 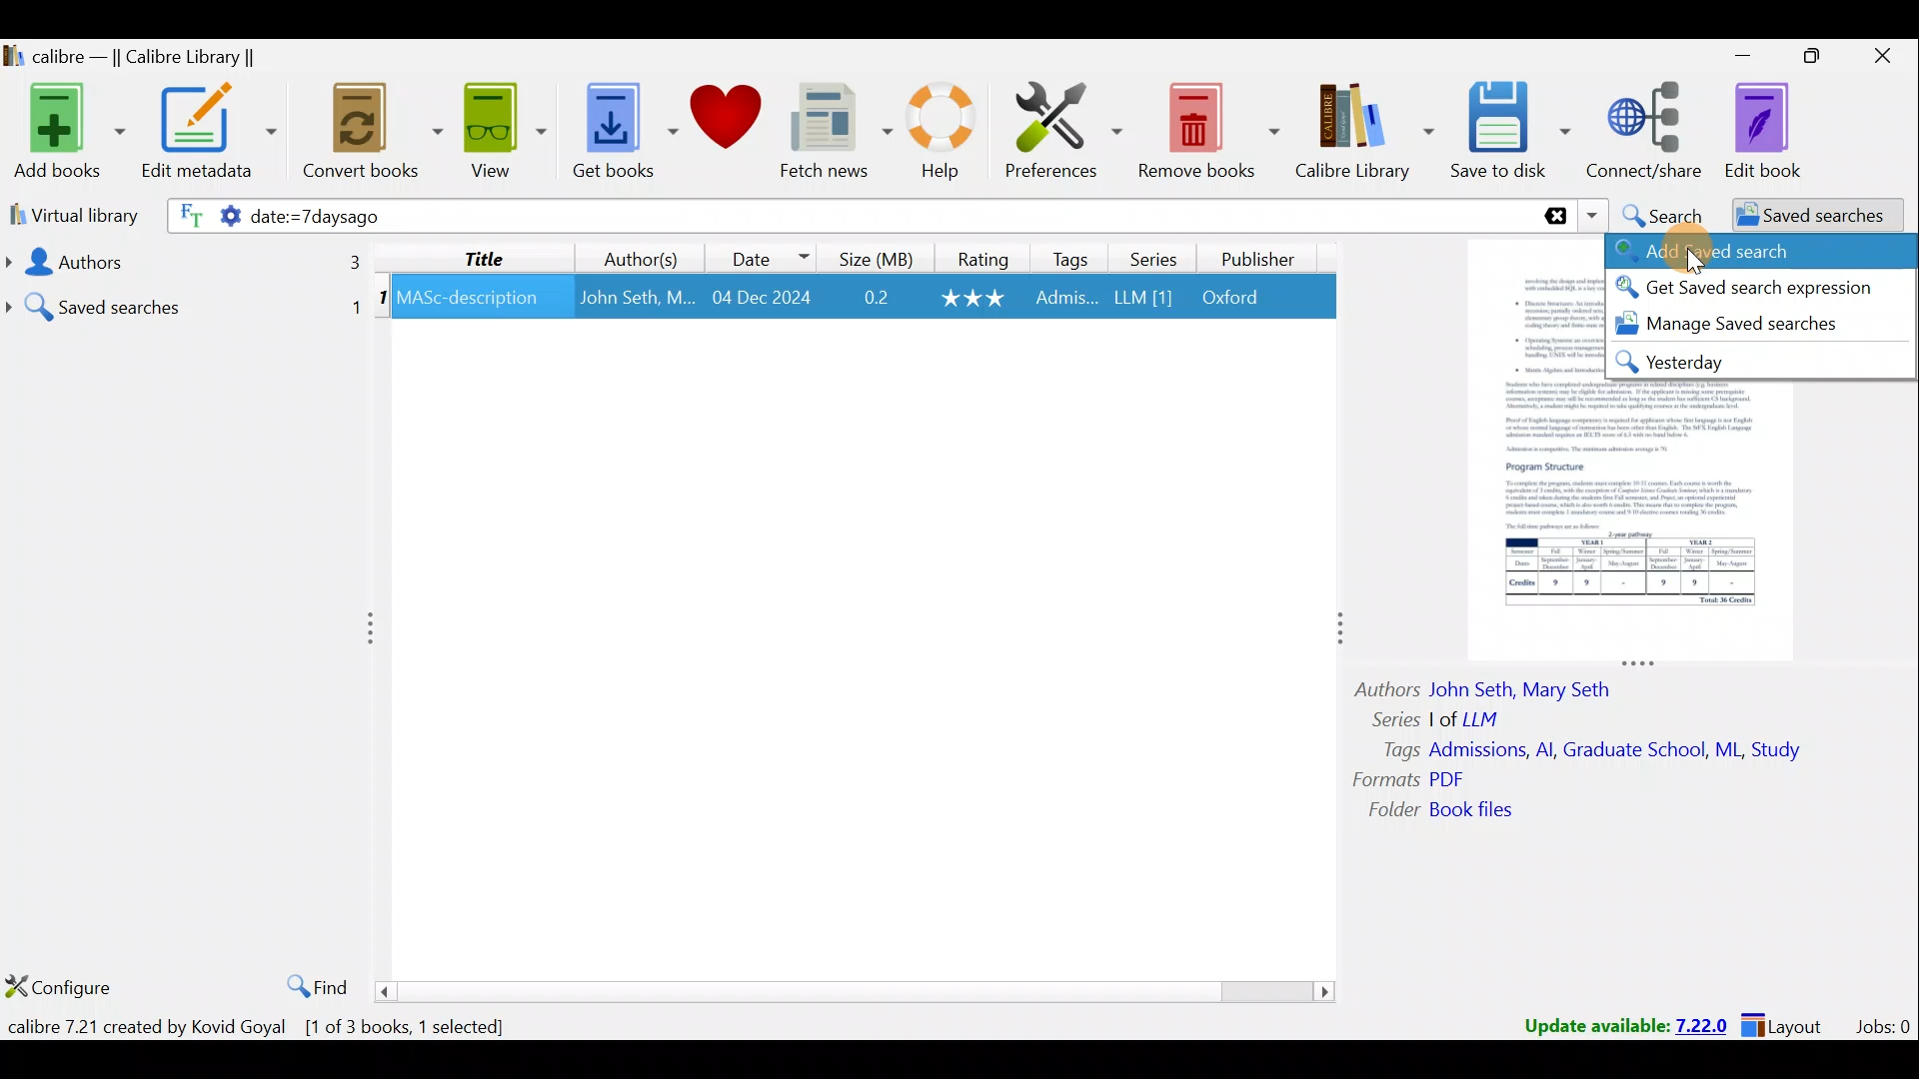 I want to click on Edit book, so click(x=1779, y=130).